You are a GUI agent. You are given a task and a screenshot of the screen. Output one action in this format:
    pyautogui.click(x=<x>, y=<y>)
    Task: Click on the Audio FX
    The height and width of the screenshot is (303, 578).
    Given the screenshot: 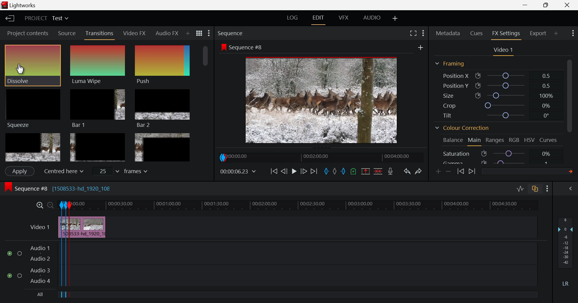 What is the action you would take?
    pyautogui.click(x=166, y=34)
    